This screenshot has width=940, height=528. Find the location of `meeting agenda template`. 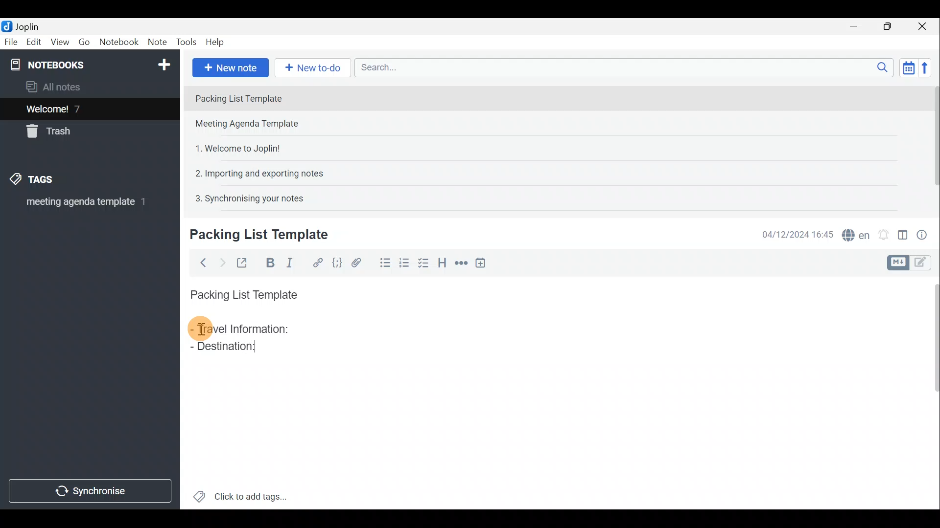

meeting agenda template is located at coordinates (84, 205).